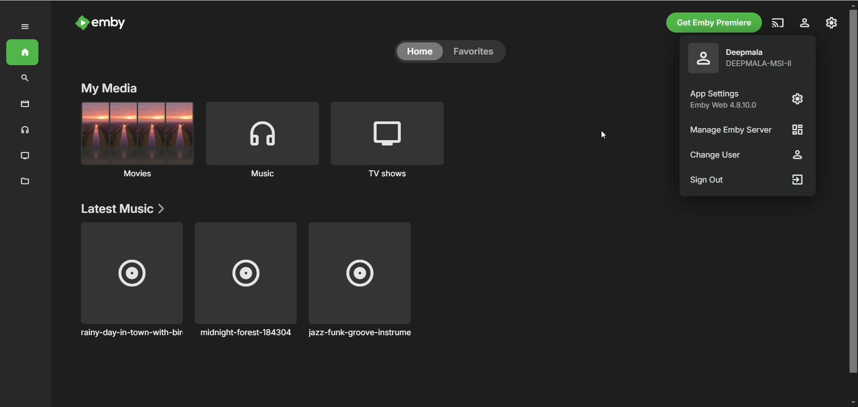  What do you see at coordinates (746, 181) in the screenshot?
I see `sign out` at bounding box center [746, 181].